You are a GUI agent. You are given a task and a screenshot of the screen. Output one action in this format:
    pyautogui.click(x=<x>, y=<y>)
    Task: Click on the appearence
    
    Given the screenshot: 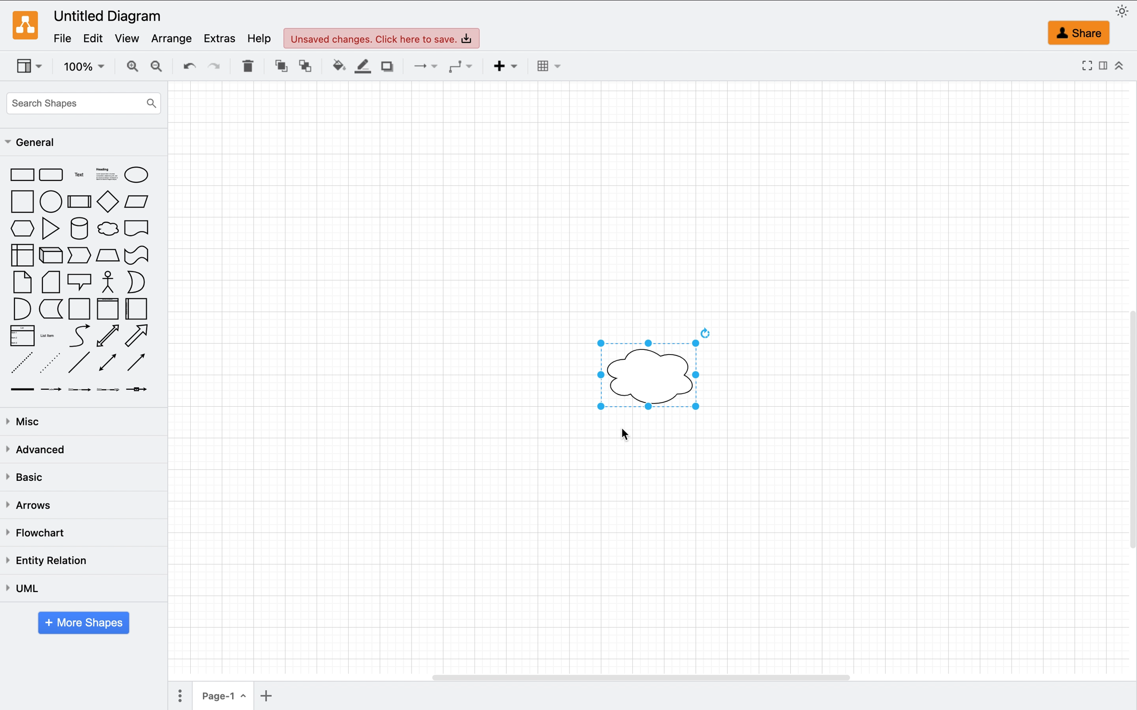 What is the action you would take?
    pyautogui.click(x=1124, y=11)
    